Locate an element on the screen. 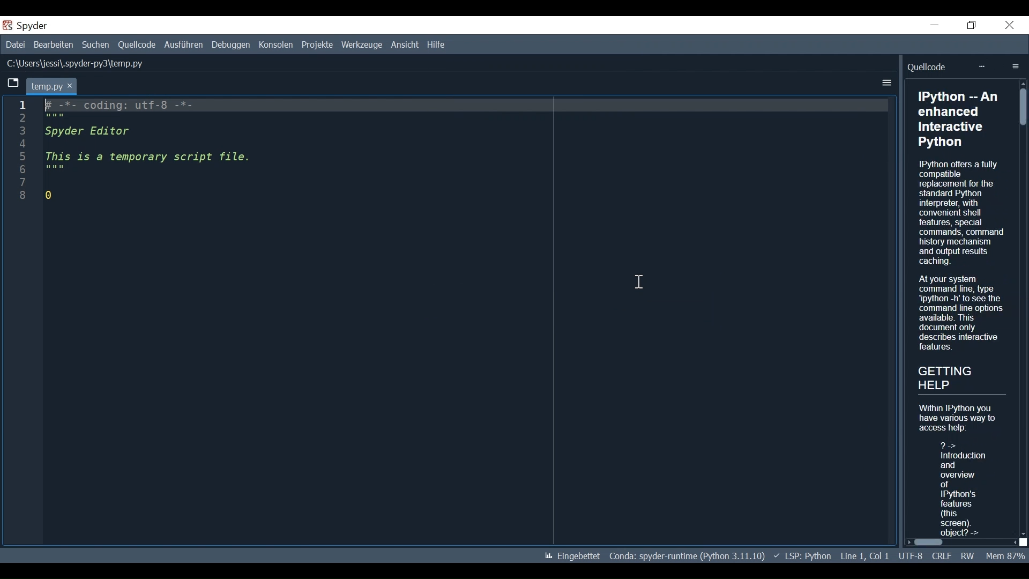 The height and width of the screenshot is (579, 1029). More is located at coordinates (980, 67).